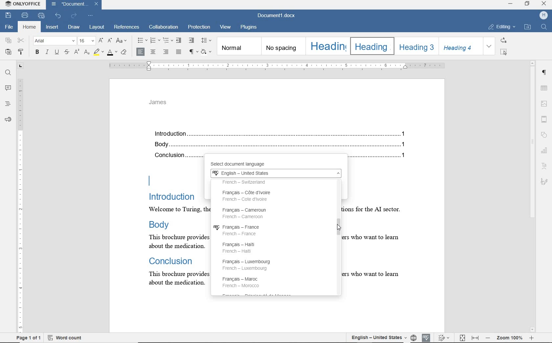  What do you see at coordinates (8, 15) in the screenshot?
I see `save` at bounding box center [8, 15].